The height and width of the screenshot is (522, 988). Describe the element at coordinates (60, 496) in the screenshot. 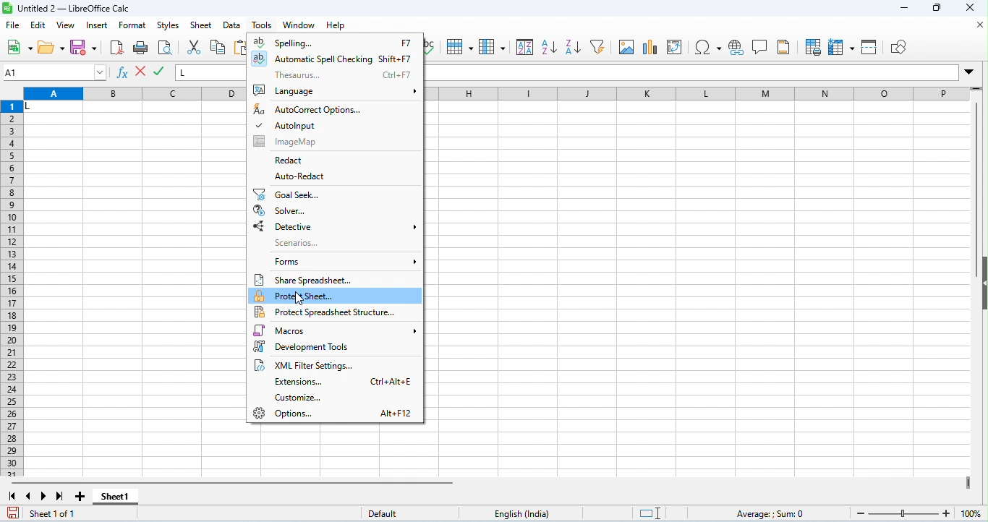

I see `last sheet` at that location.